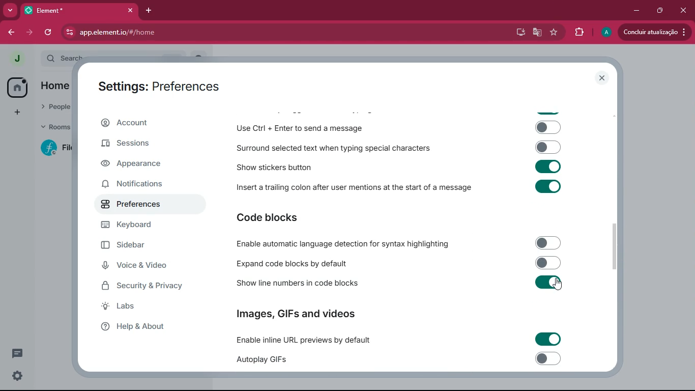 This screenshot has width=695, height=391. What do you see at coordinates (298, 313) in the screenshot?
I see `Images, GIFs and videos` at bounding box center [298, 313].